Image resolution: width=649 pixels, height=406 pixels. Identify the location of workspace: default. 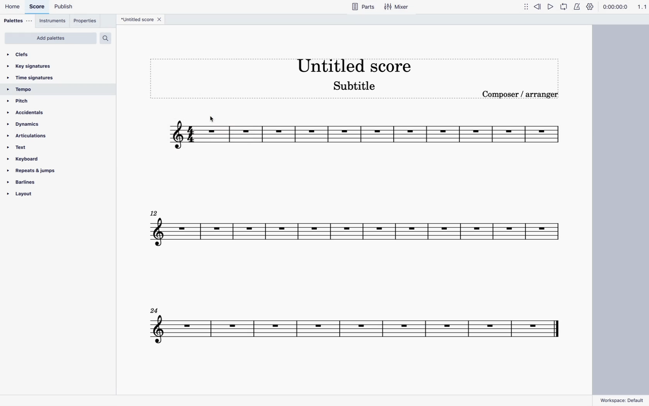
(622, 398).